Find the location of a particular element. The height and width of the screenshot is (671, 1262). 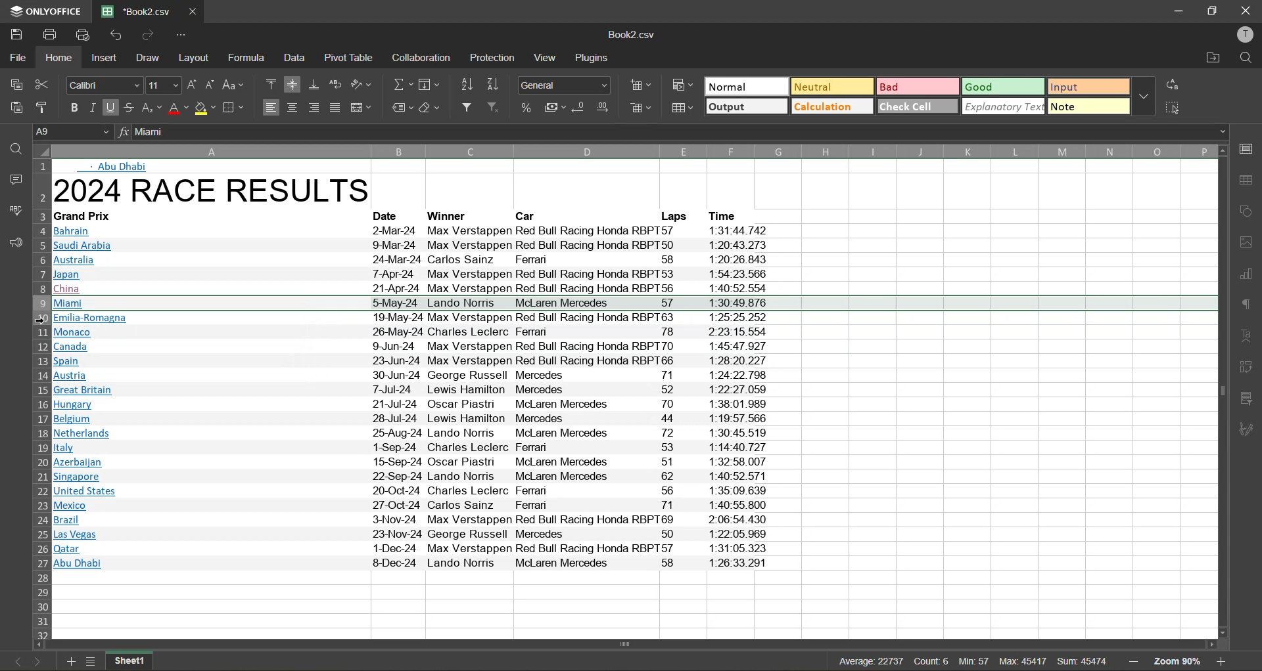

Time is located at coordinates (727, 215).